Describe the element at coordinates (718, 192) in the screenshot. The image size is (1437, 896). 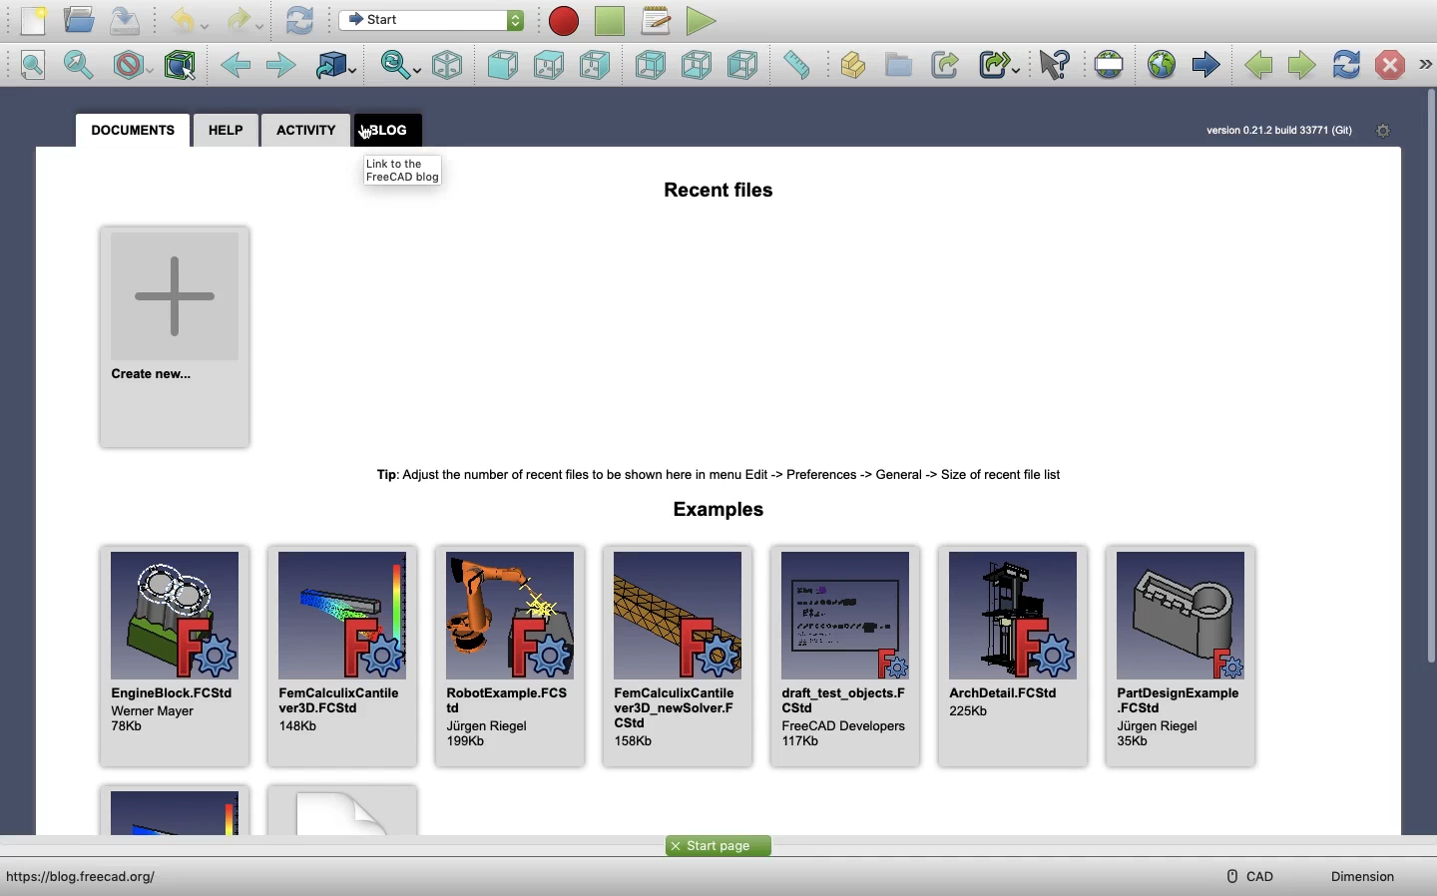
I see `Text 1` at that location.